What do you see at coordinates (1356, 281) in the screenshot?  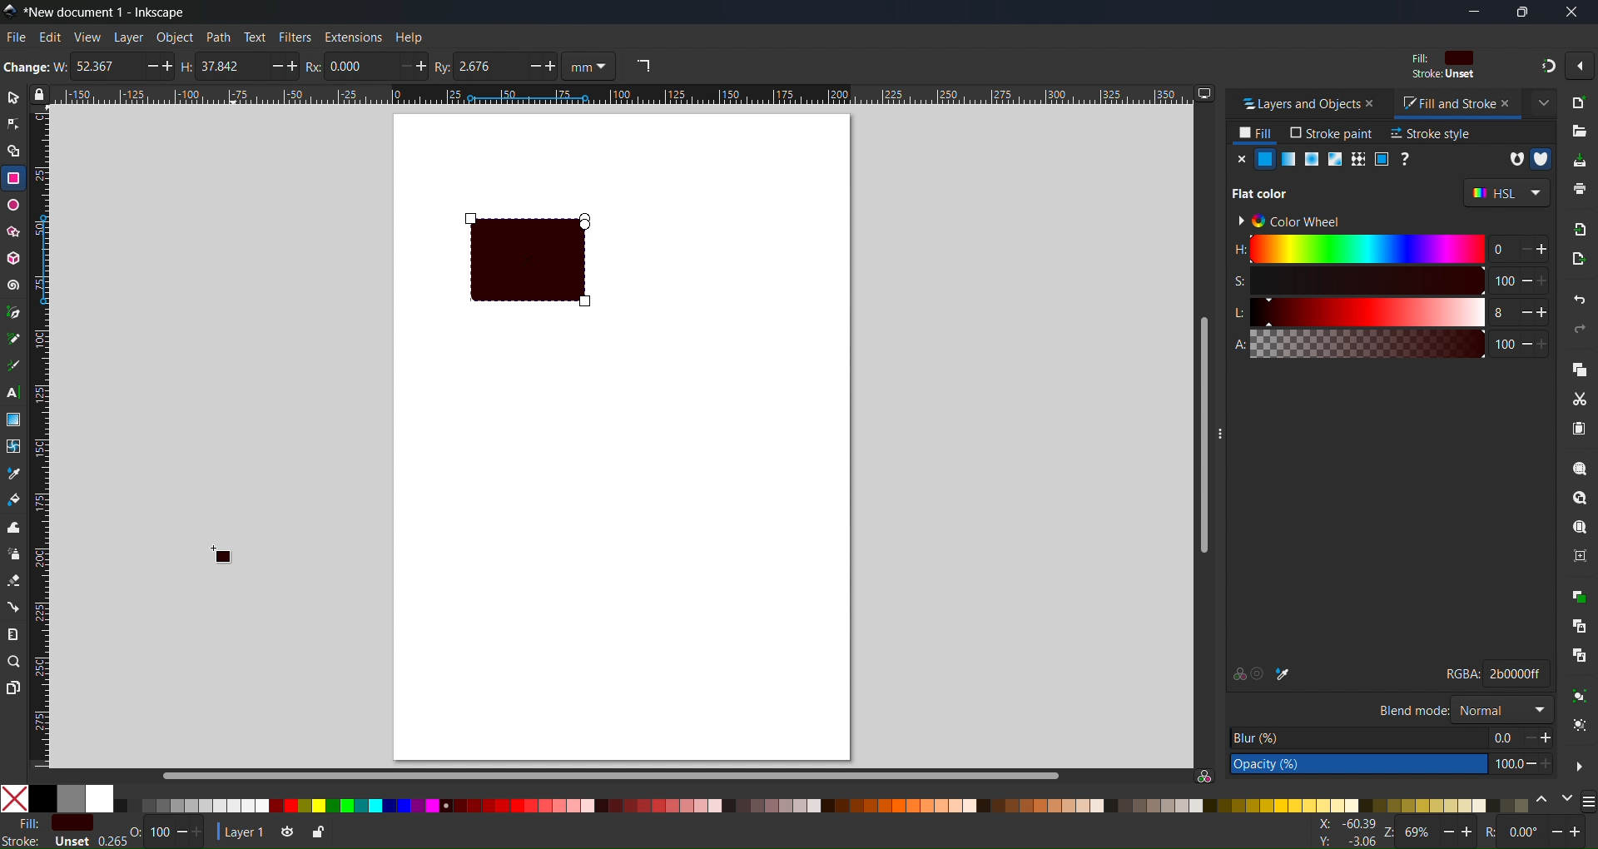 I see `Saturation` at bounding box center [1356, 281].